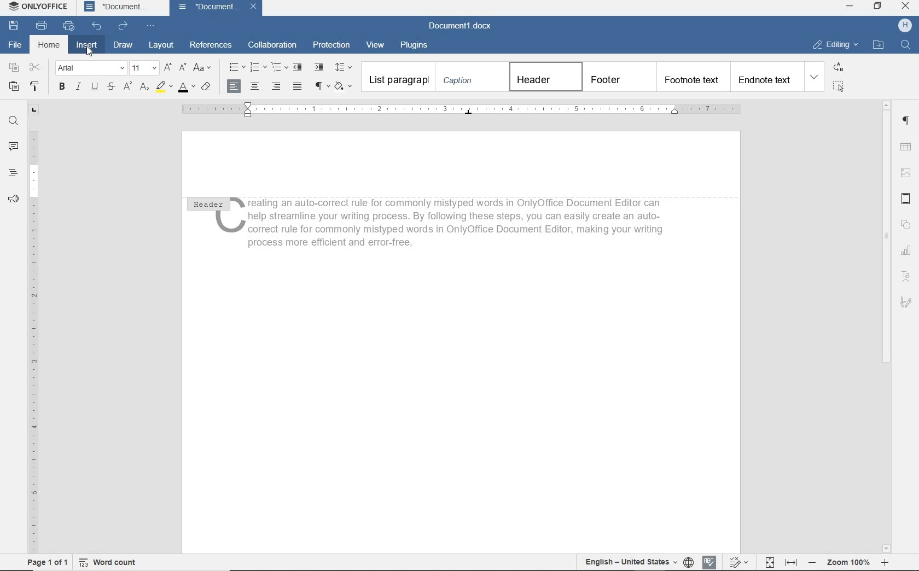 This screenshot has height=571, width=919. What do you see at coordinates (96, 87) in the screenshot?
I see `UNDERLINE` at bounding box center [96, 87].